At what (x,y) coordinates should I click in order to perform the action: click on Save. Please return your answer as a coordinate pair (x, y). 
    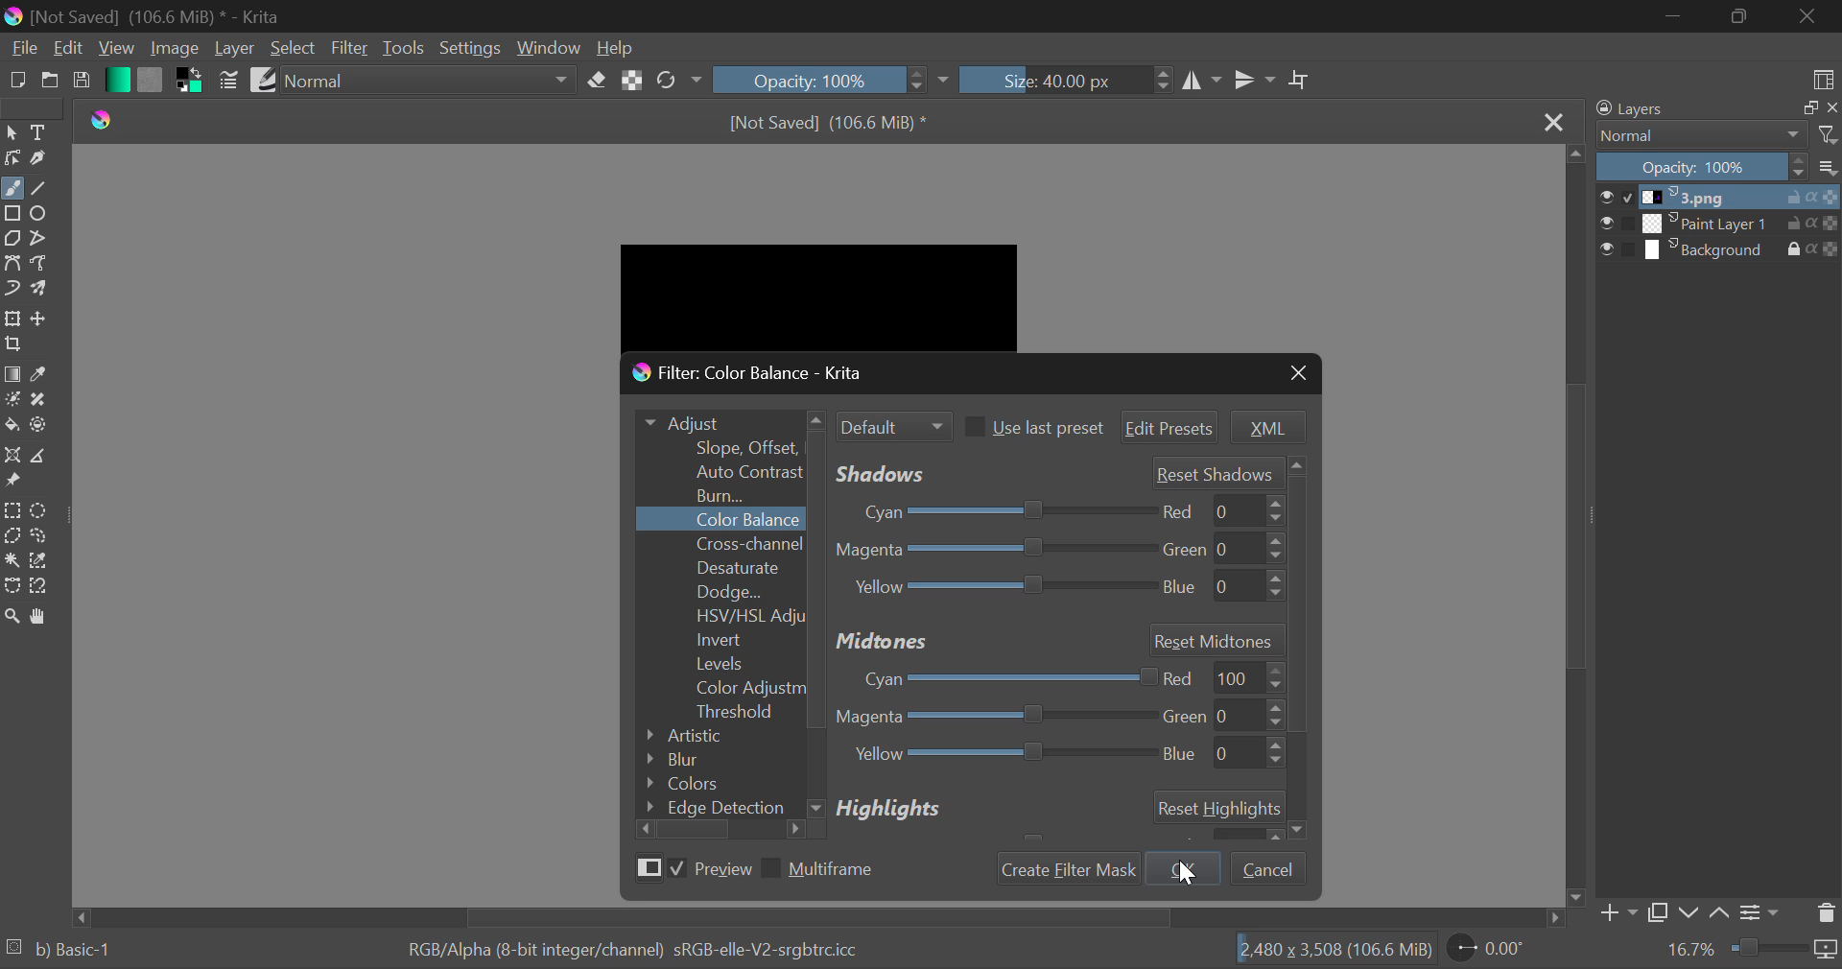
    Looking at the image, I should click on (85, 81).